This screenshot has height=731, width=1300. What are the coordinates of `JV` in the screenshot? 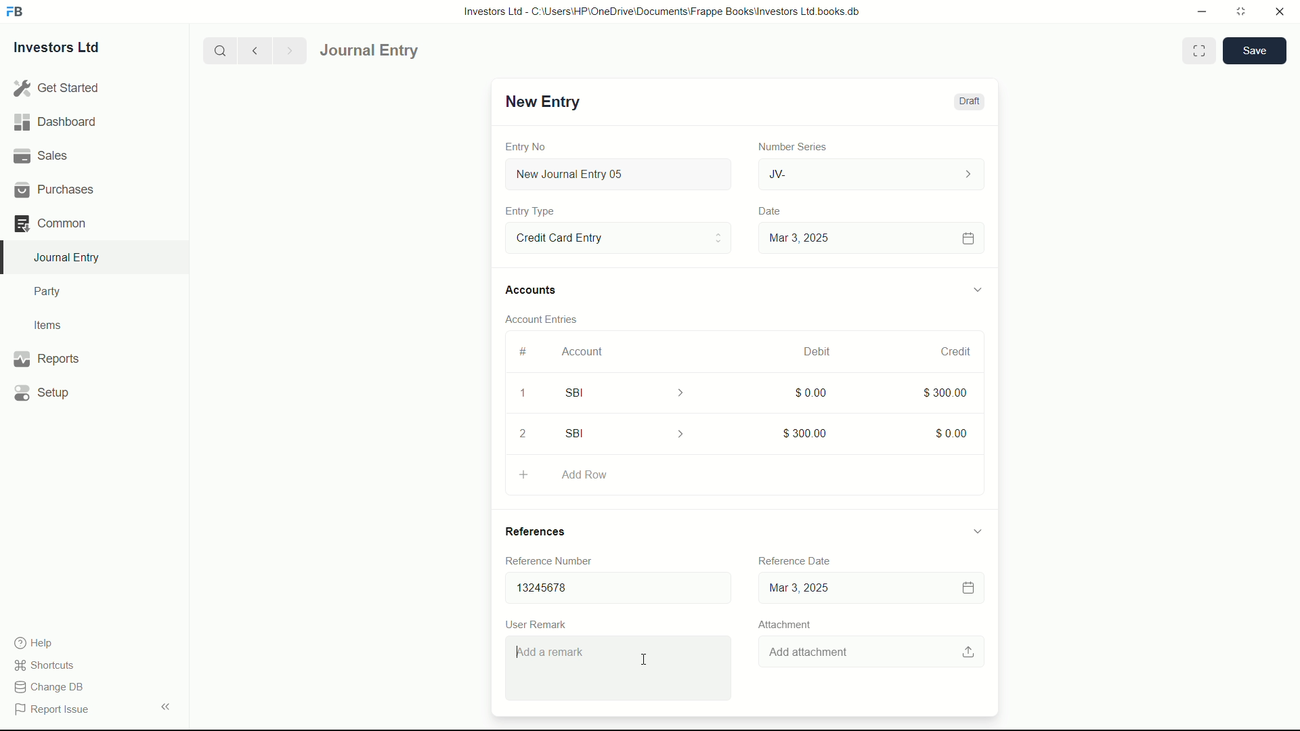 It's located at (873, 173).